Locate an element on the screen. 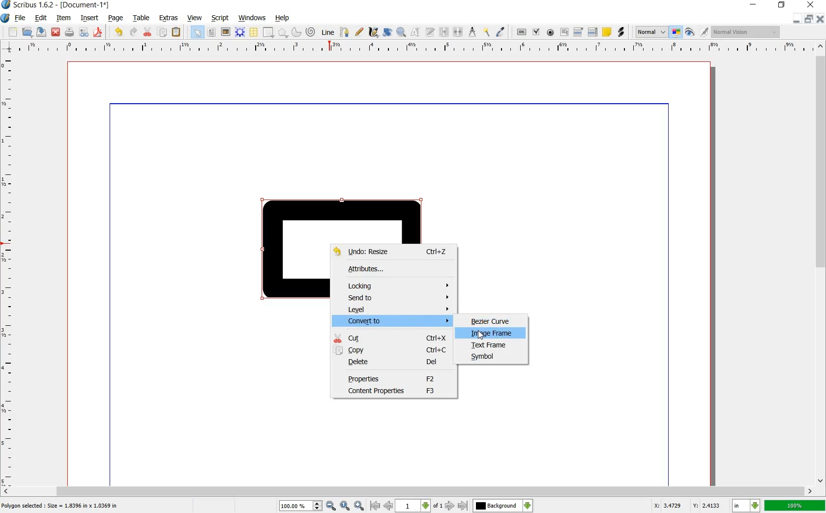  edit in preview mode is located at coordinates (696, 32).